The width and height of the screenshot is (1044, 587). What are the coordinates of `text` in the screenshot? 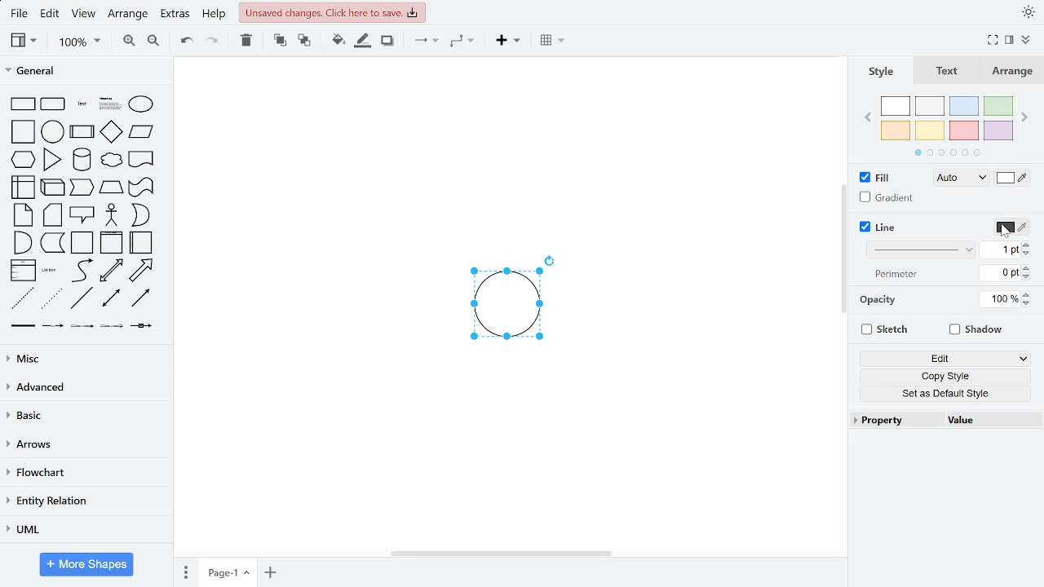 It's located at (949, 72).